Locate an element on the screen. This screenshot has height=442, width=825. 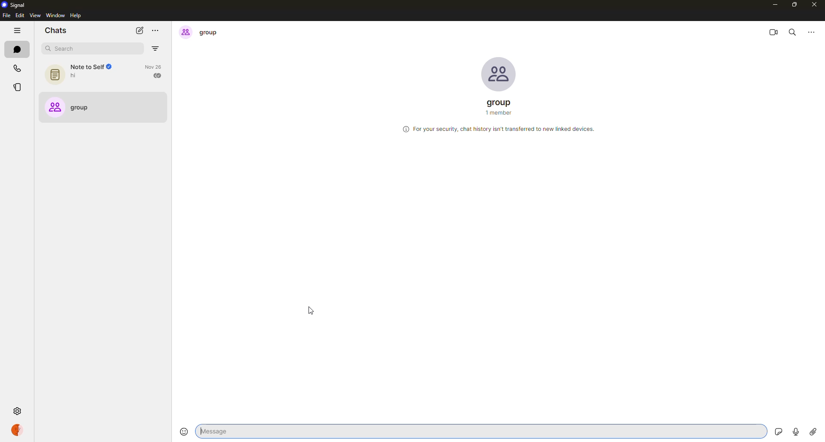
message is located at coordinates (264, 431).